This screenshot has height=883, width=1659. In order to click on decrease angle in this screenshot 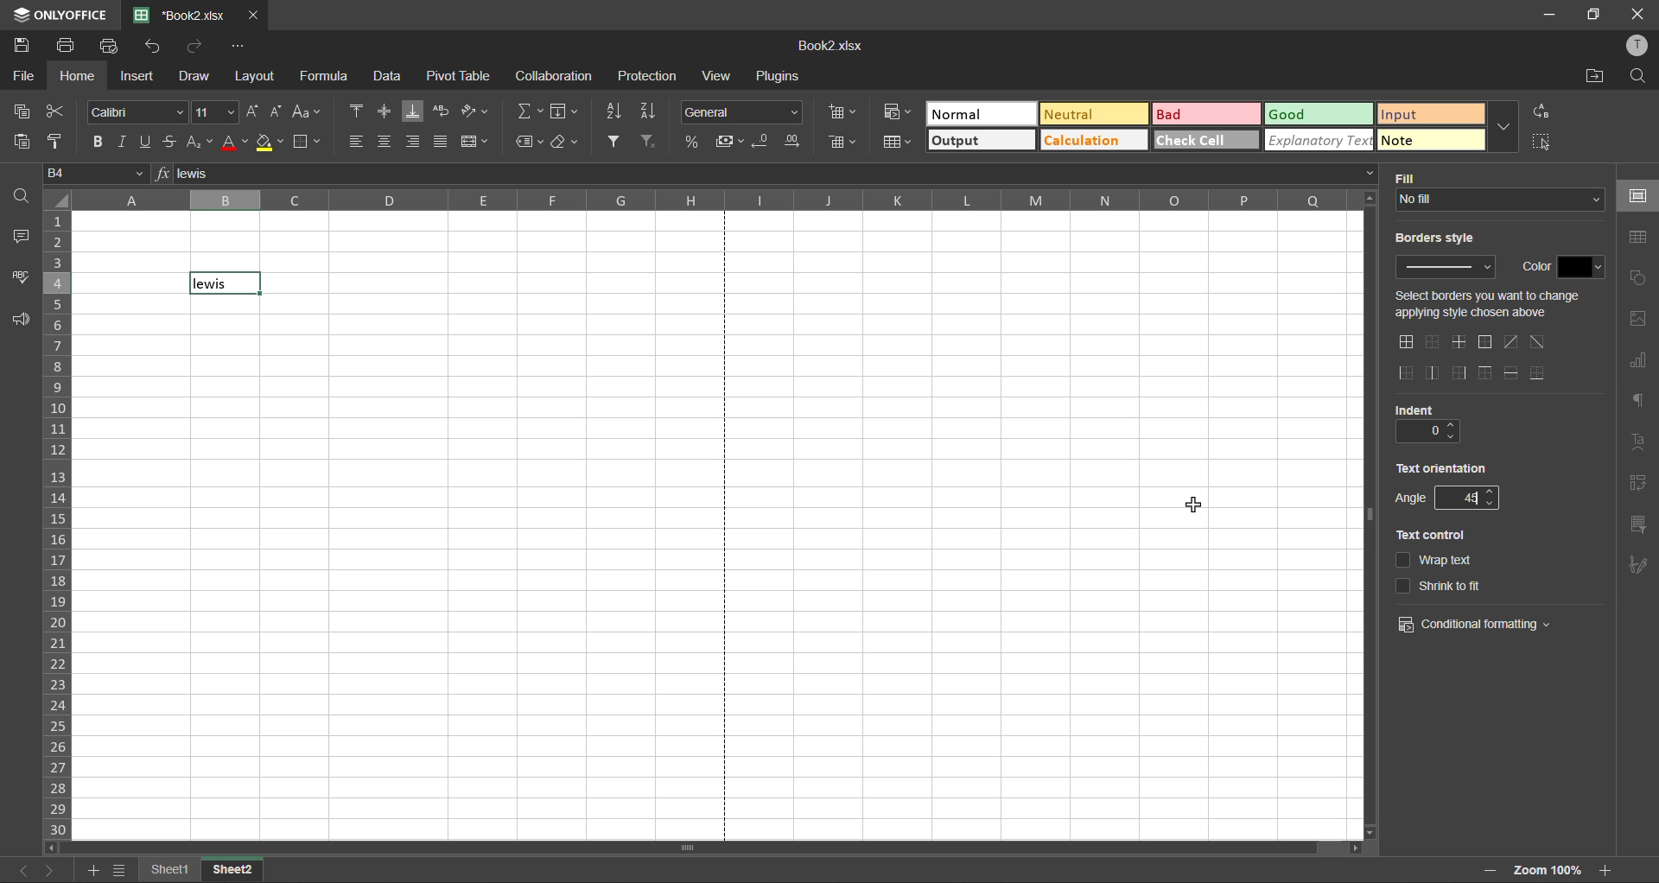, I will do `click(1493, 505)`.